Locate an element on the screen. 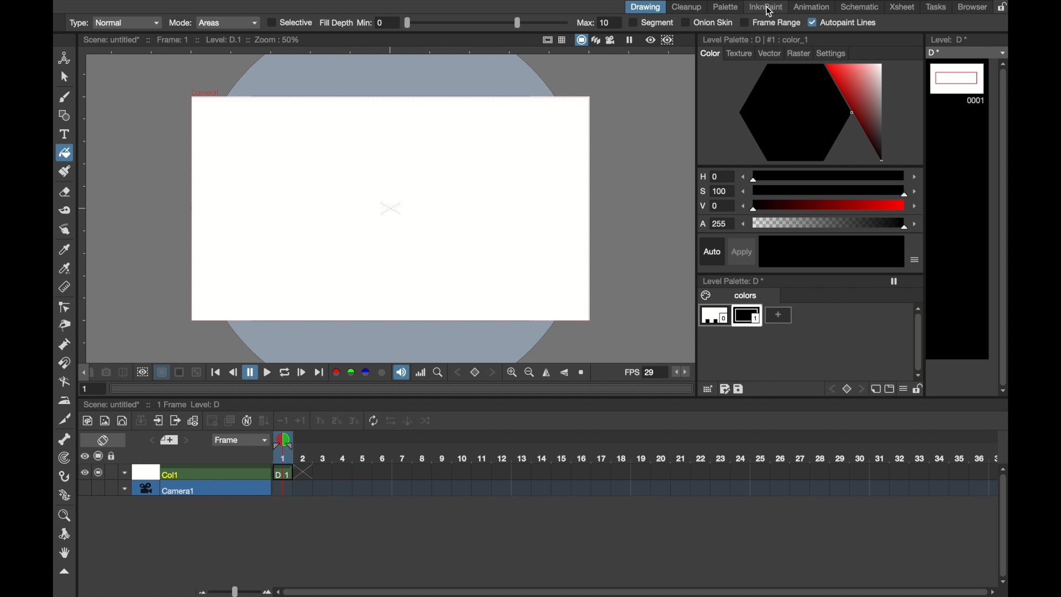 This screenshot has height=597, width=1061. front is located at coordinates (859, 389).